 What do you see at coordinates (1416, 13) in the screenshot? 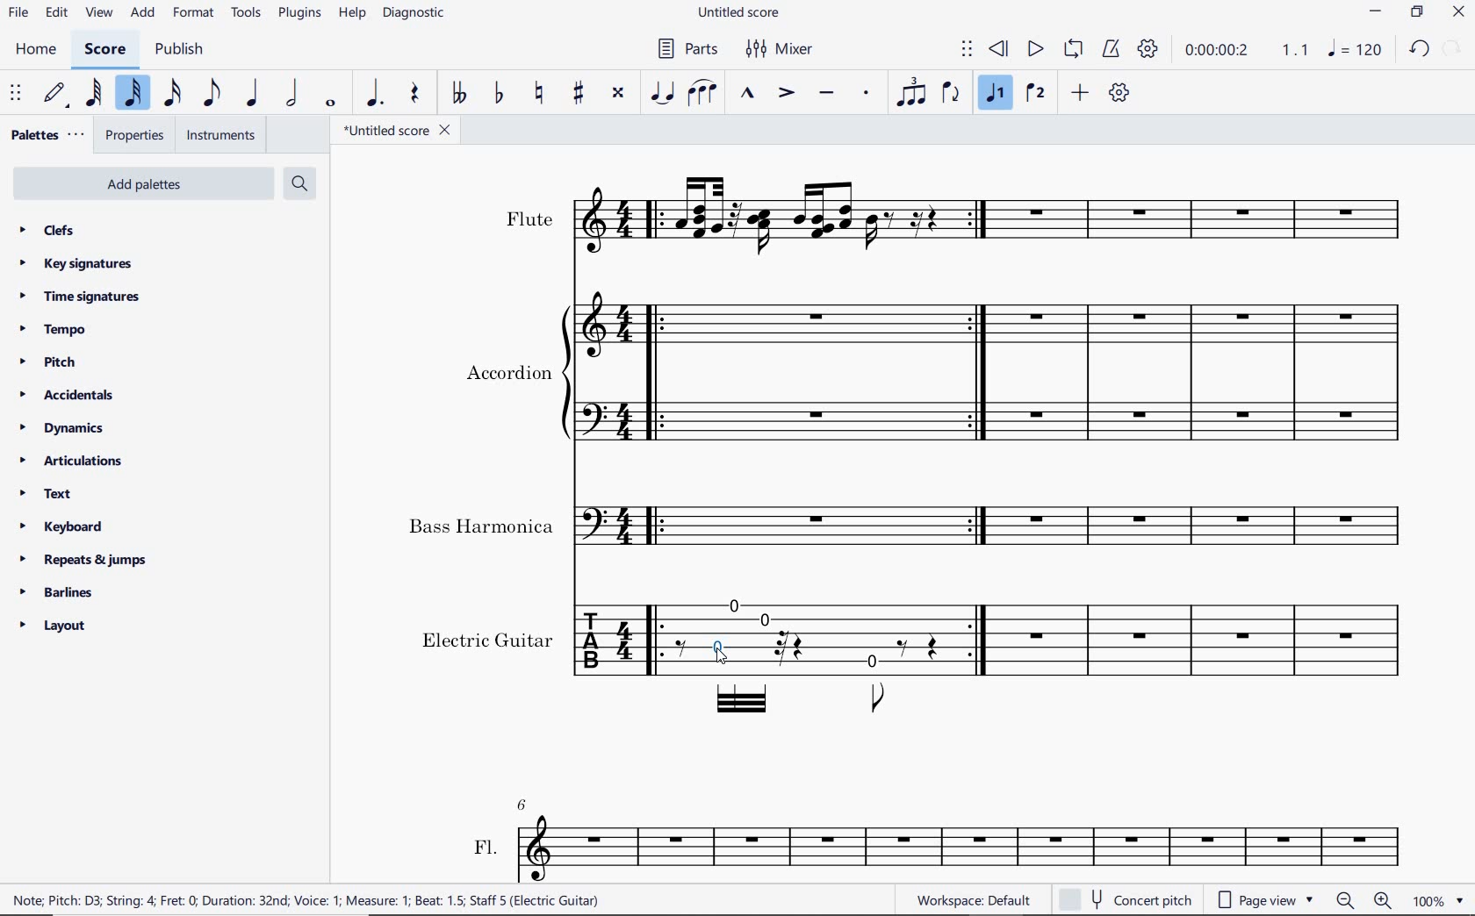
I see `restore down` at bounding box center [1416, 13].